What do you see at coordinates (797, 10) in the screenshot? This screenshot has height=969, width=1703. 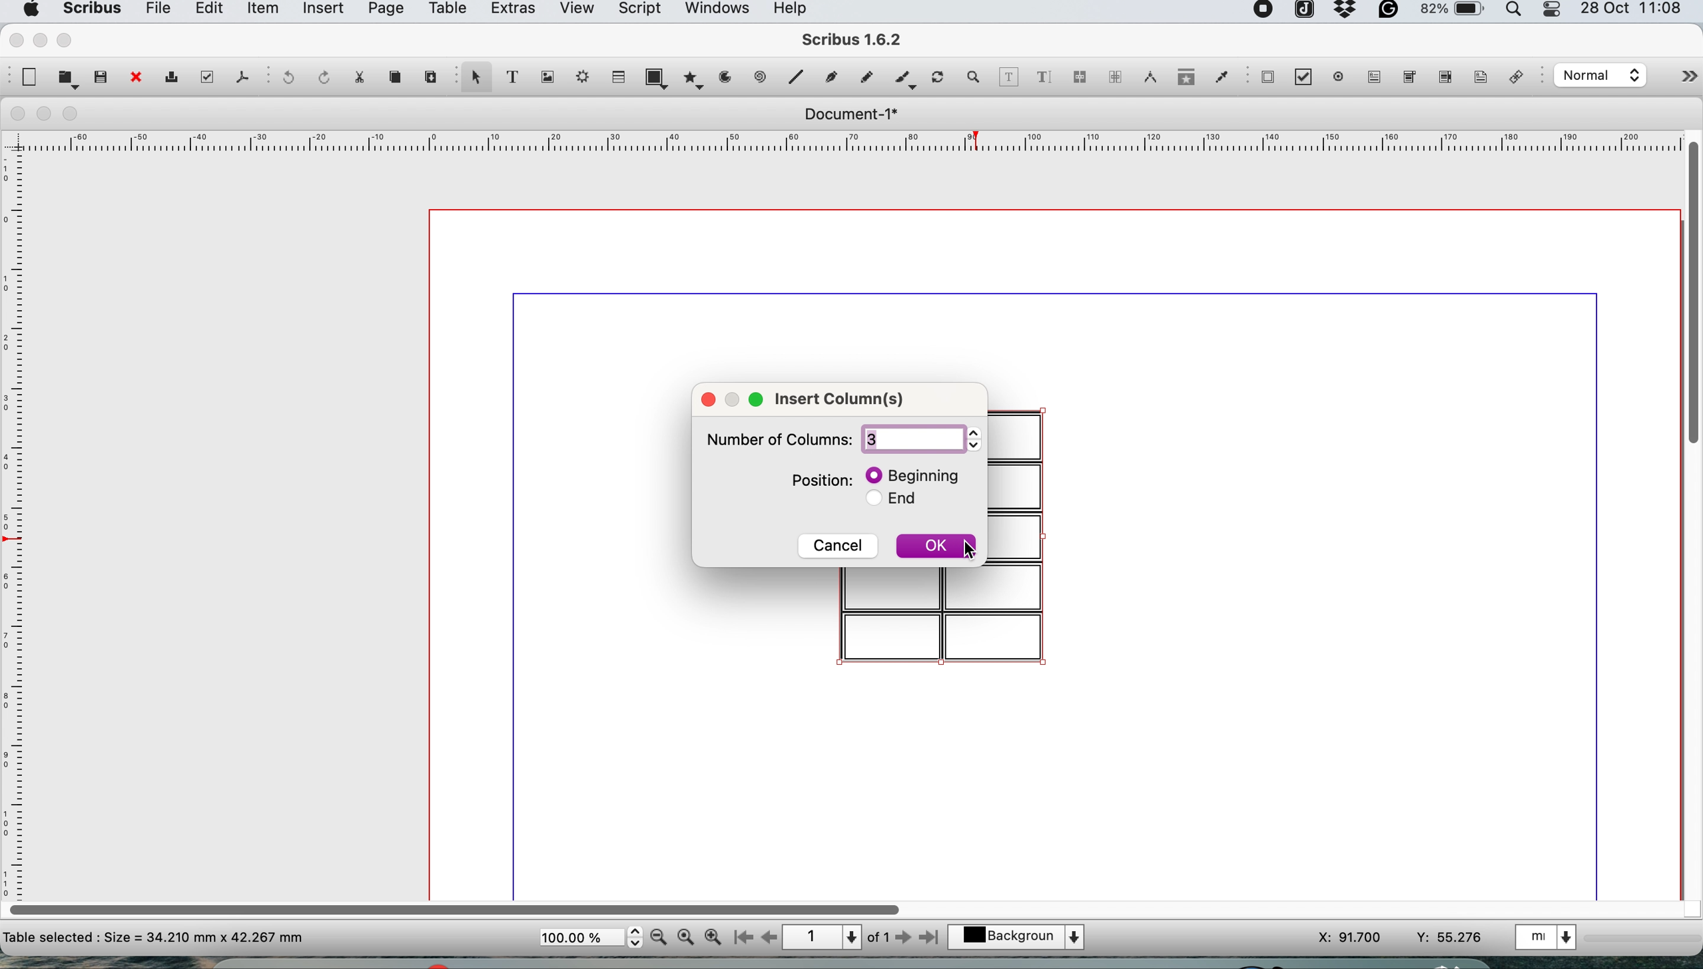 I see `help` at bounding box center [797, 10].